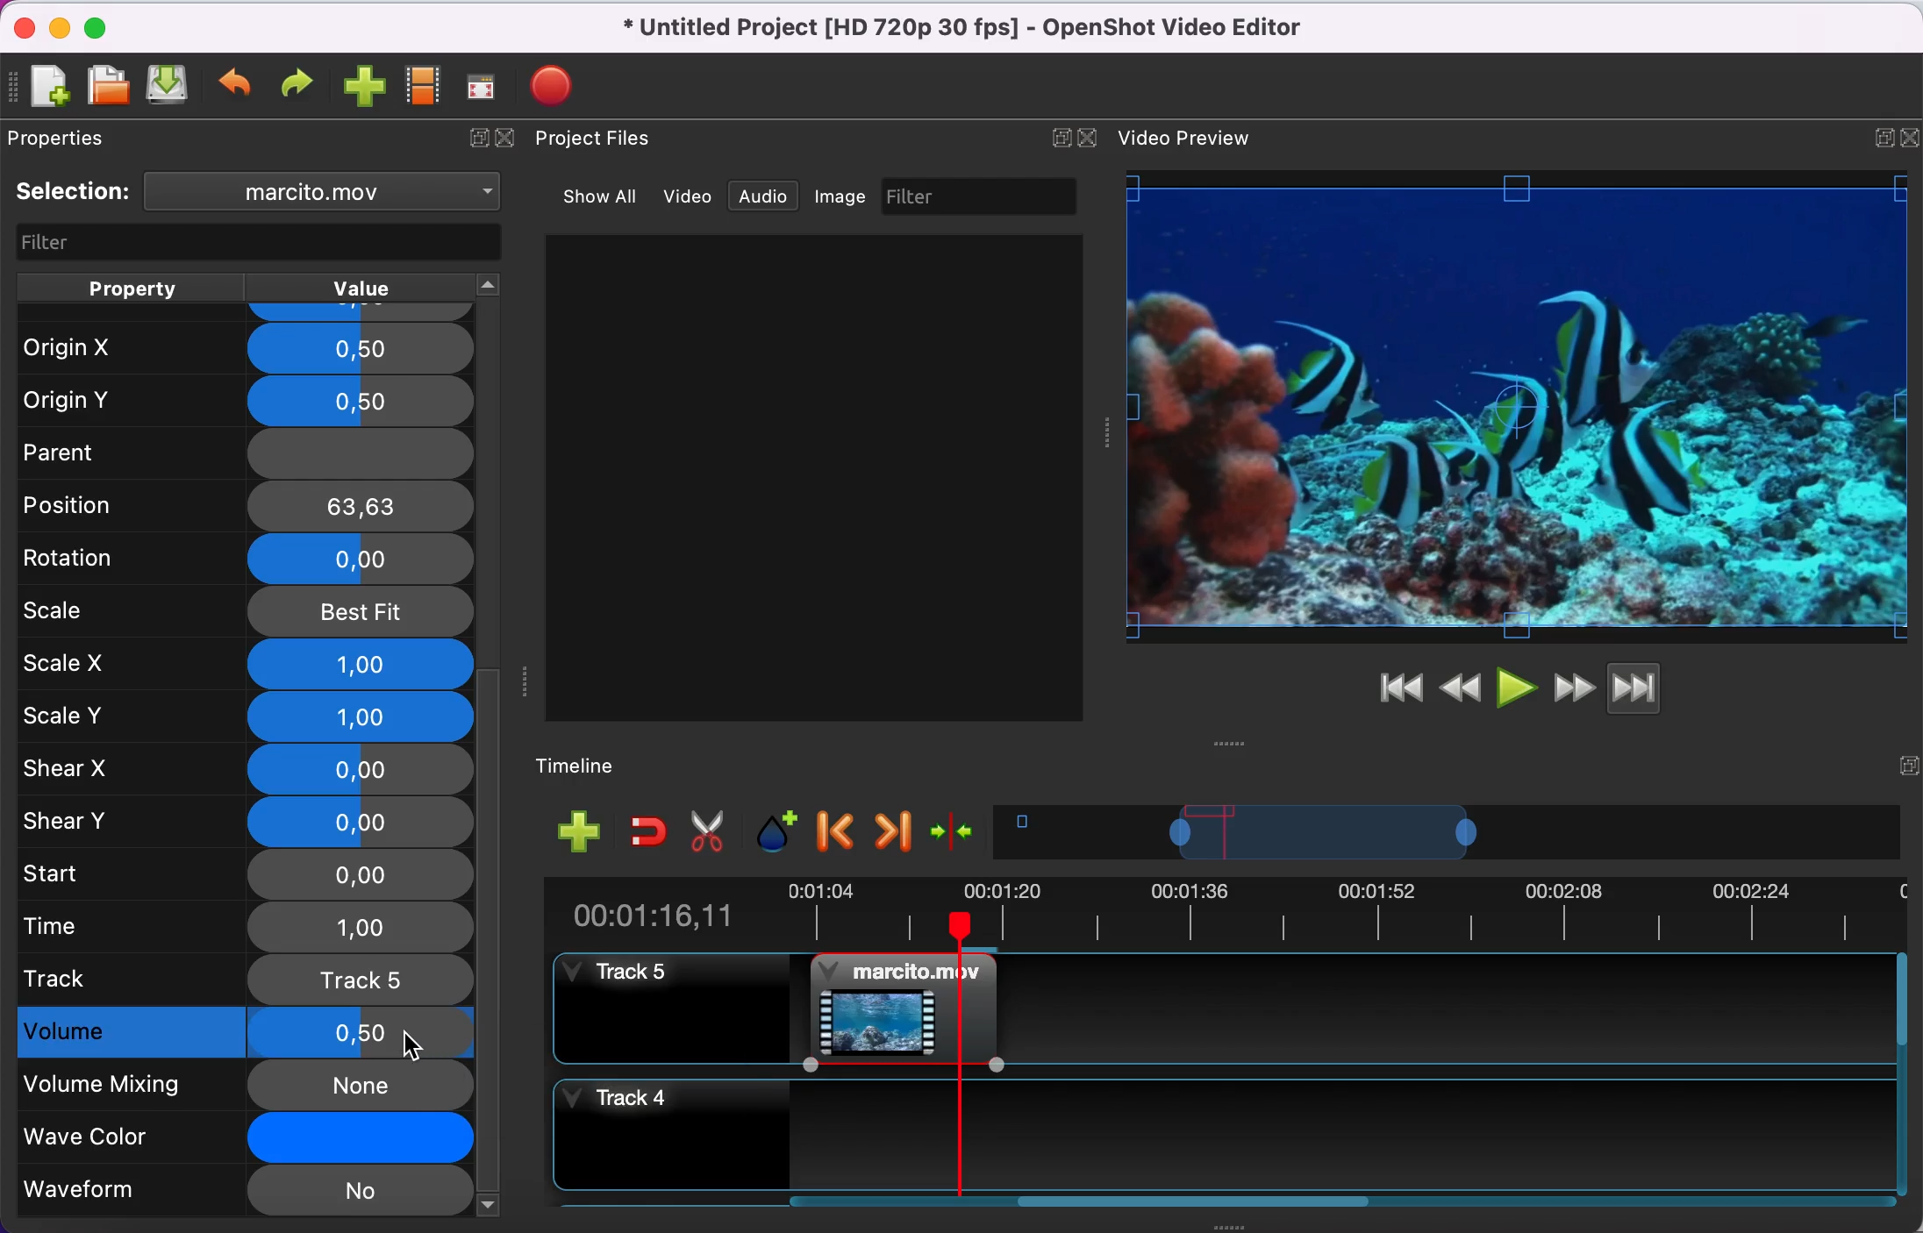 This screenshot has width=1923, height=1233. I want to click on play, so click(1516, 686).